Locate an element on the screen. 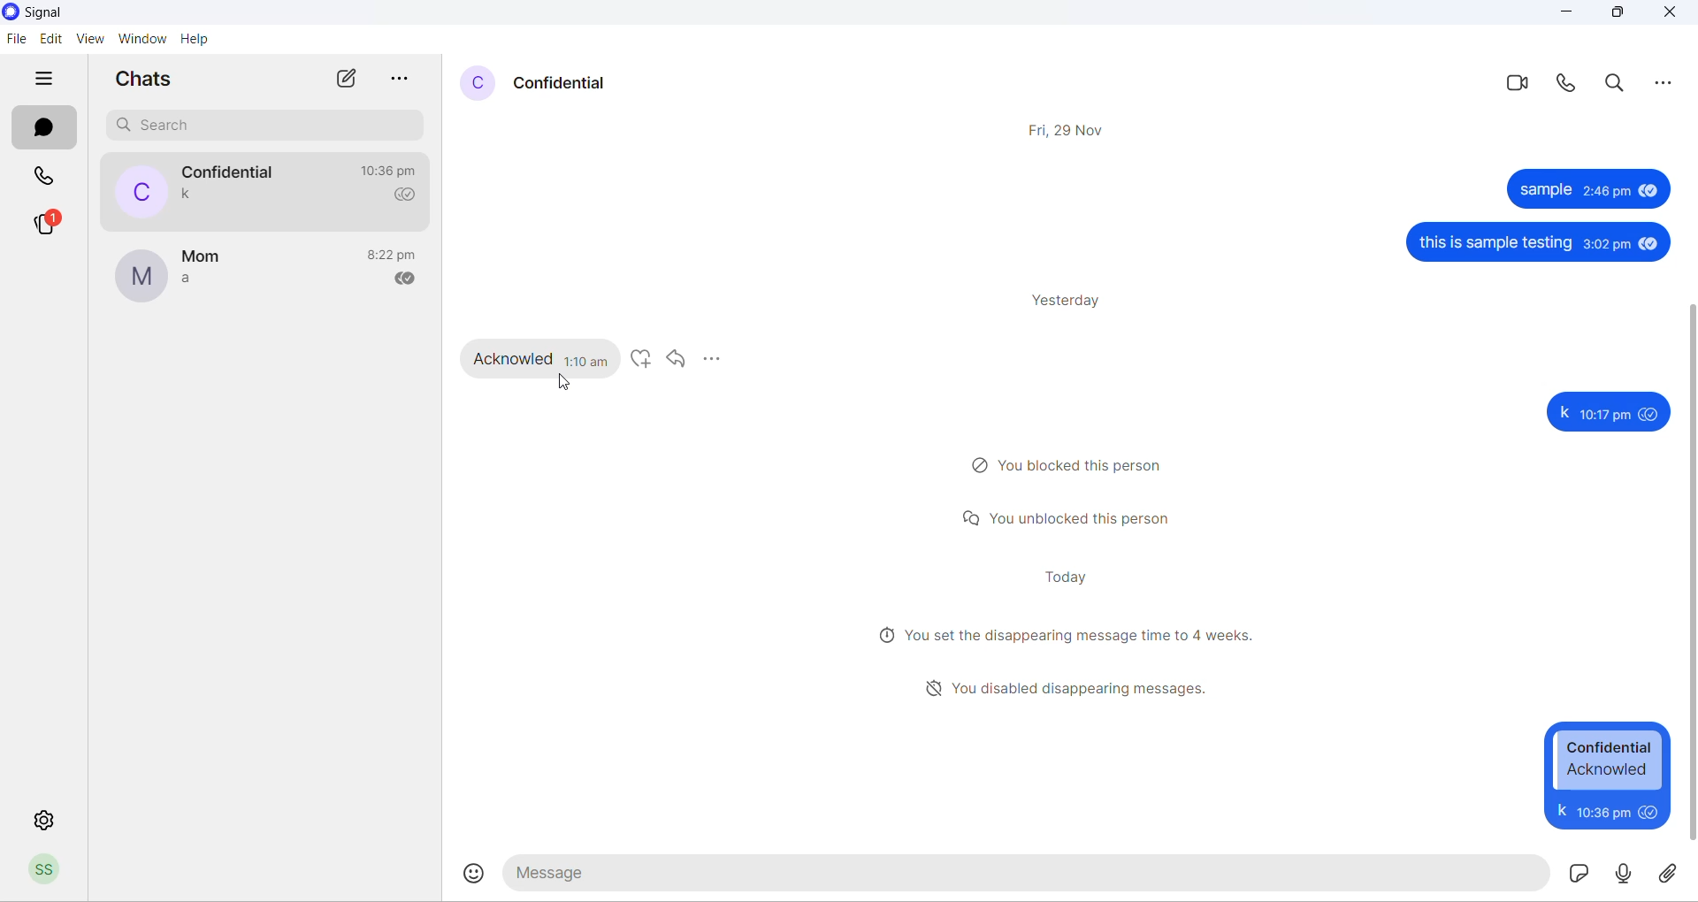  10:17 pm is located at coordinates (1605, 416).